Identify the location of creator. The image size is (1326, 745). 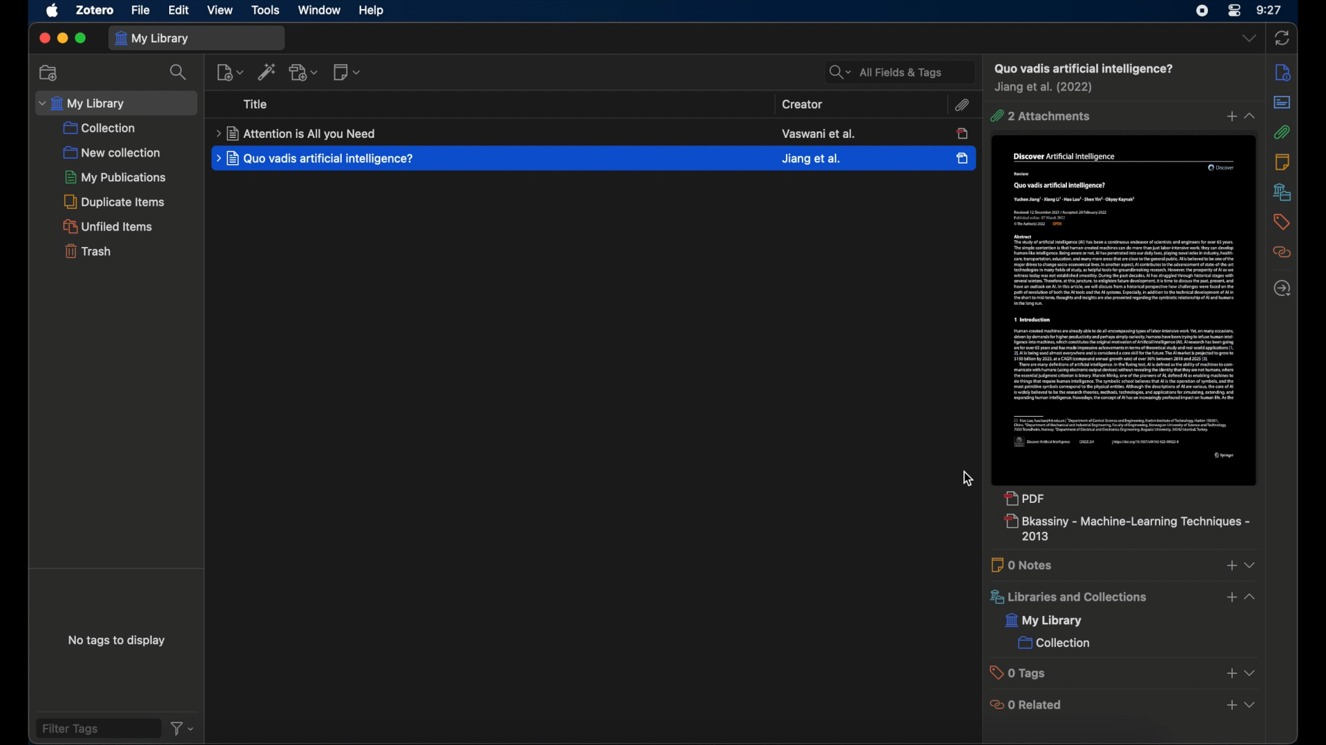
(811, 159).